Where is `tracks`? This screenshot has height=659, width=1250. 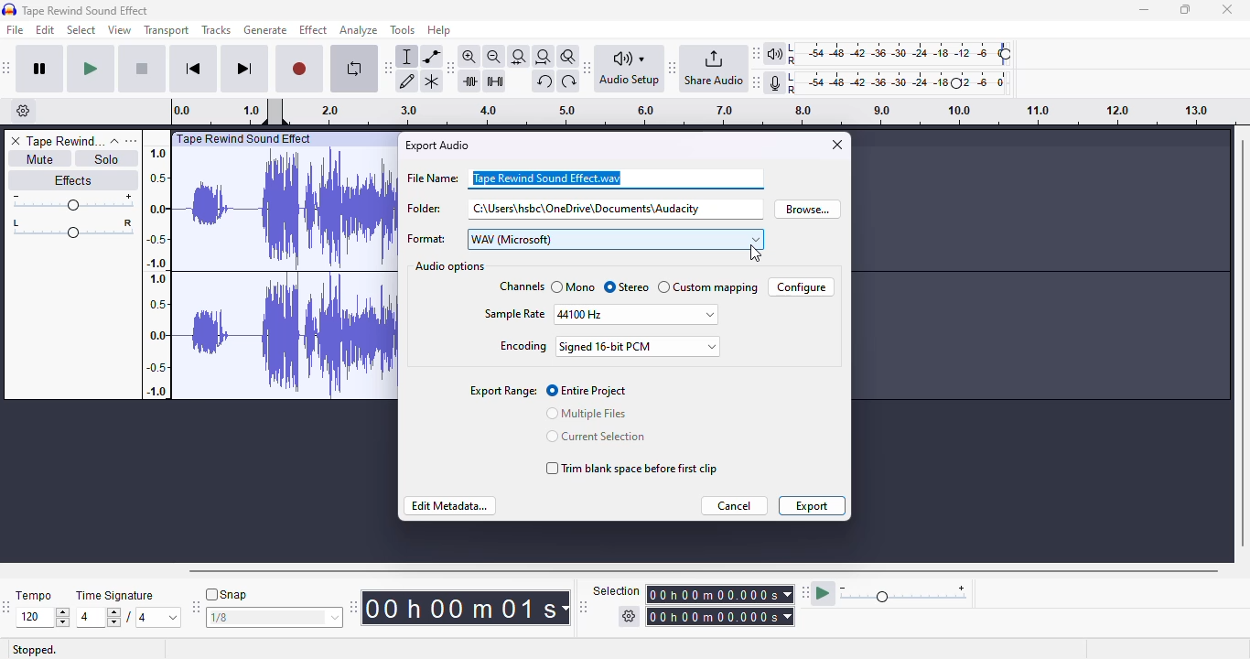
tracks is located at coordinates (216, 30).